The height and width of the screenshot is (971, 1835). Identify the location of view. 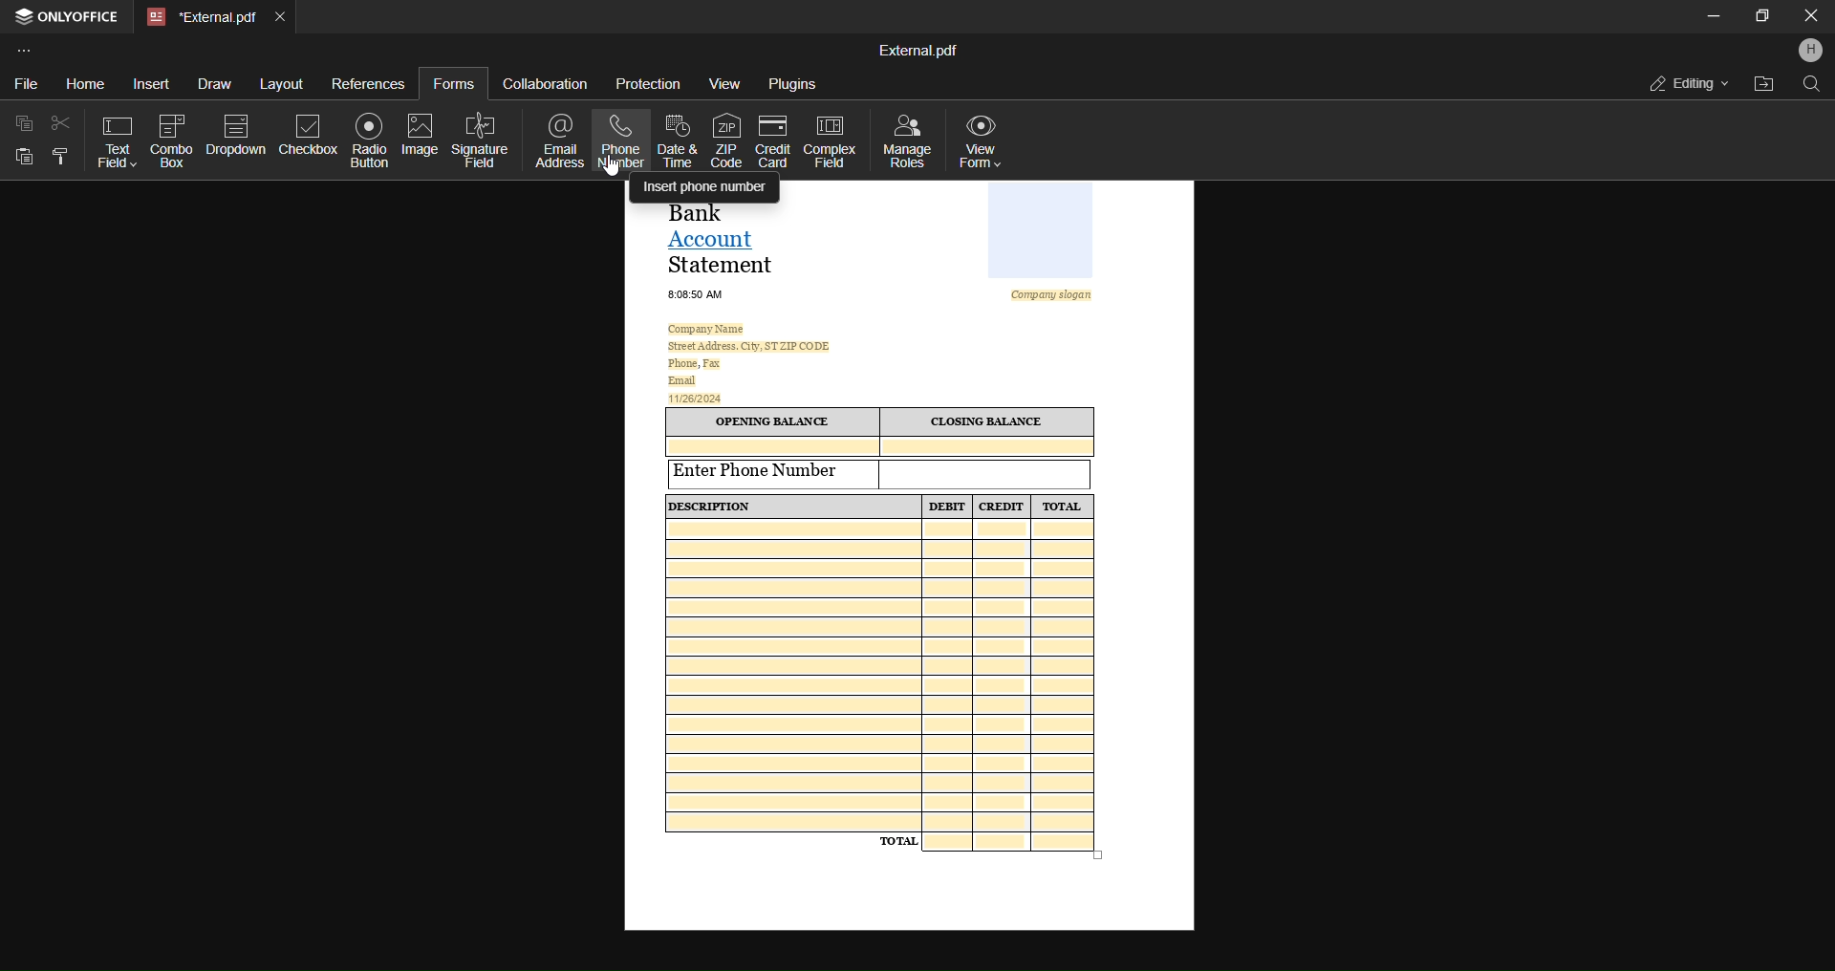
(723, 86).